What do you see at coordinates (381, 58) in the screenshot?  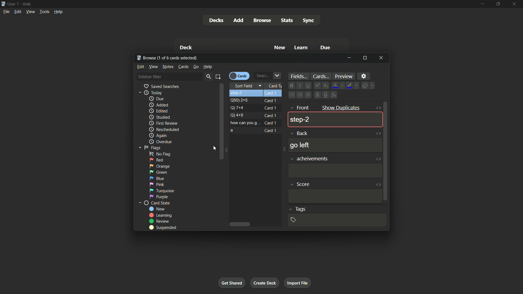 I see `Close browse` at bounding box center [381, 58].